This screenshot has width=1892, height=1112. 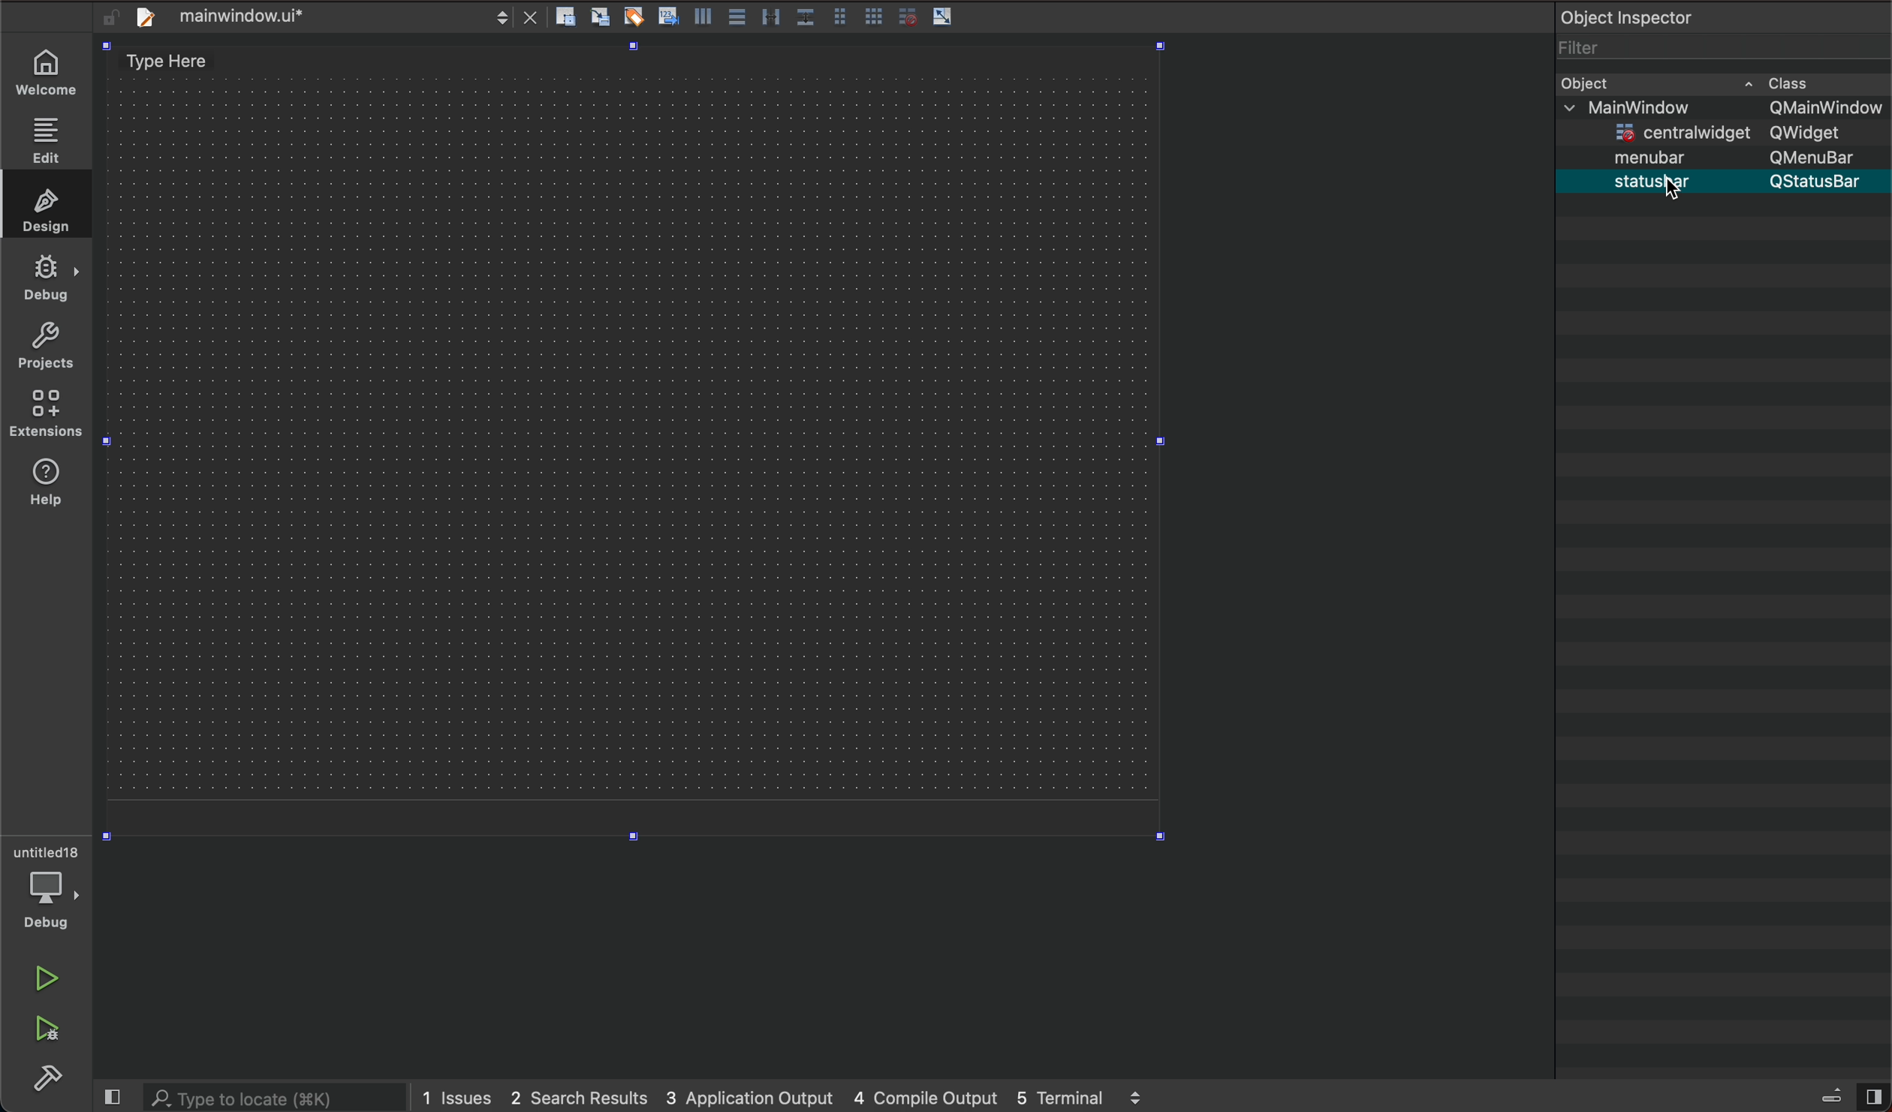 What do you see at coordinates (1738, 184) in the screenshot?
I see `statusbar Qstatusbar` at bounding box center [1738, 184].